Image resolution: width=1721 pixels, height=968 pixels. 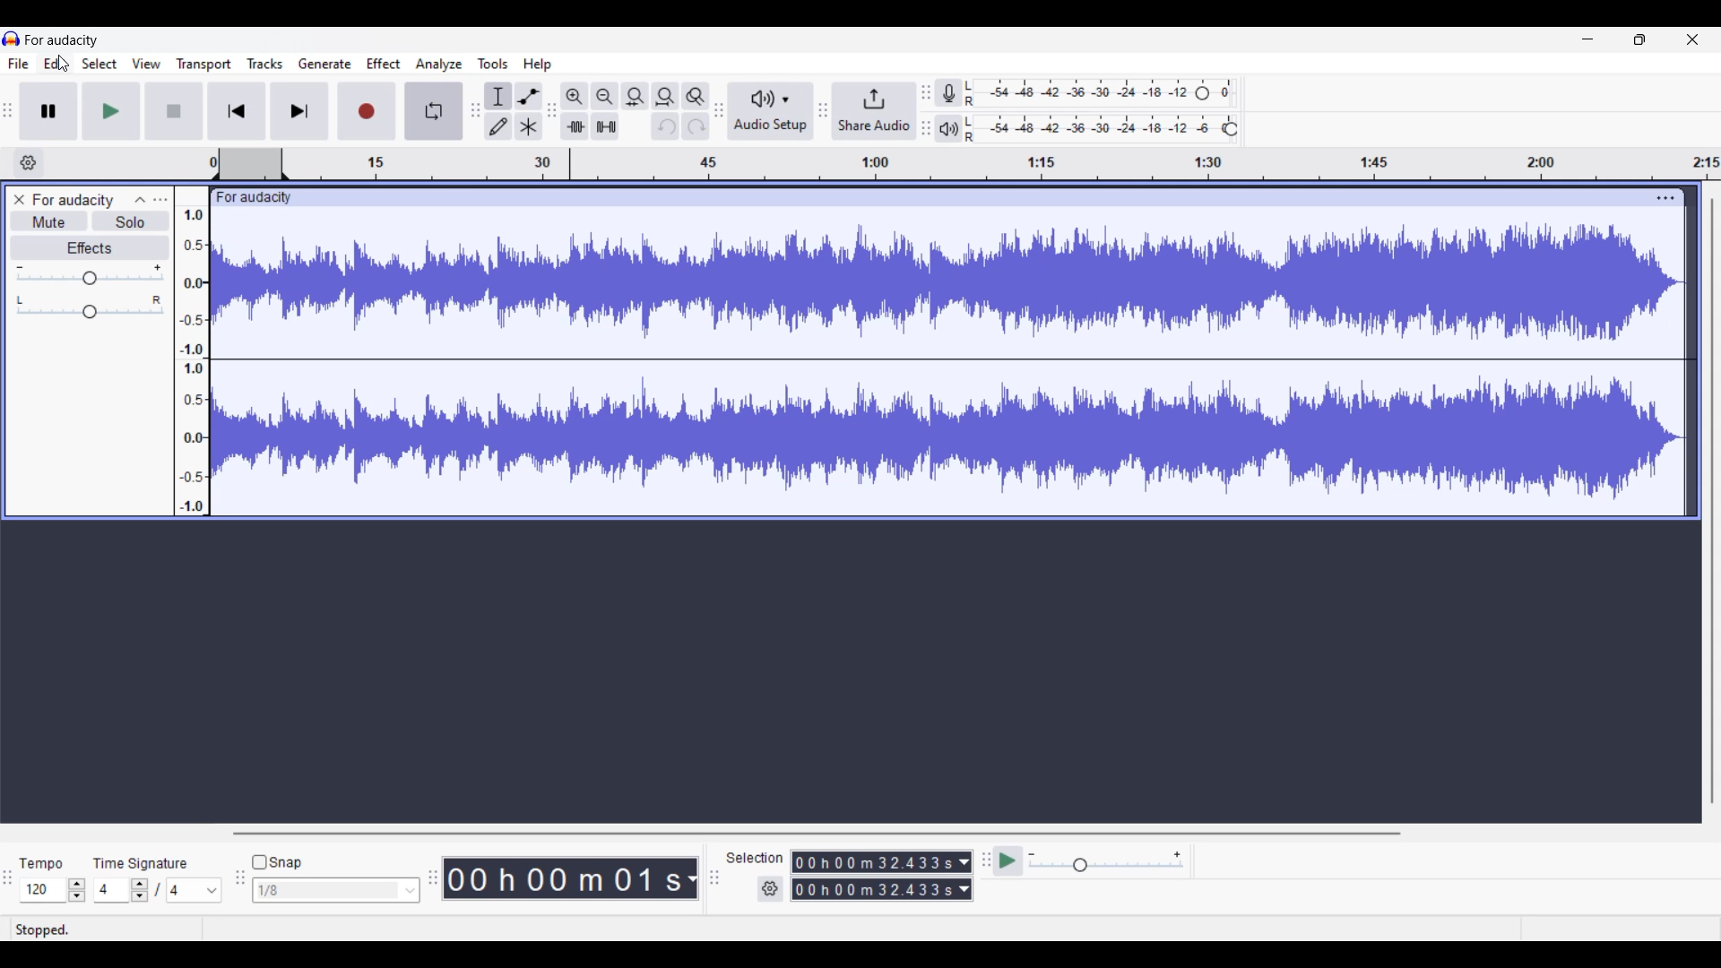 I want to click on Software logo, so click(x=12, y=39).